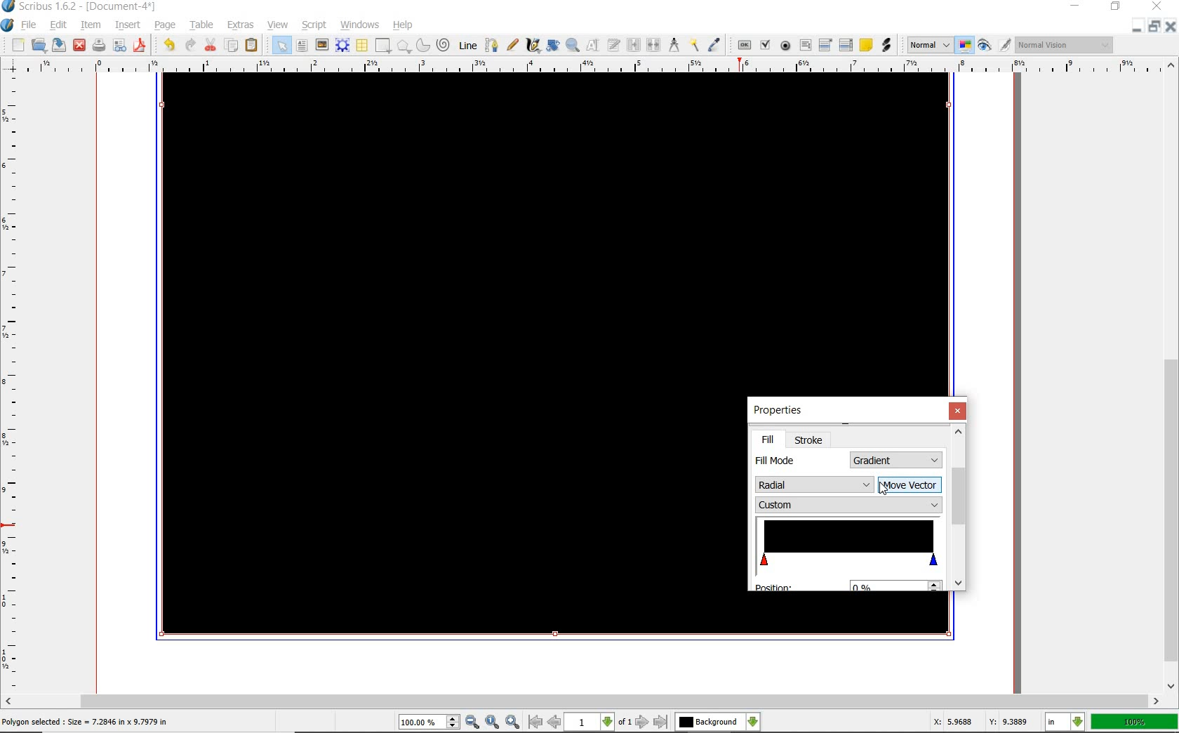 The height and width of the screenshot is (733, 1179). Describe the element at coordinates (779, 461) in the screenshot. I see `Fill Mode` at that location.